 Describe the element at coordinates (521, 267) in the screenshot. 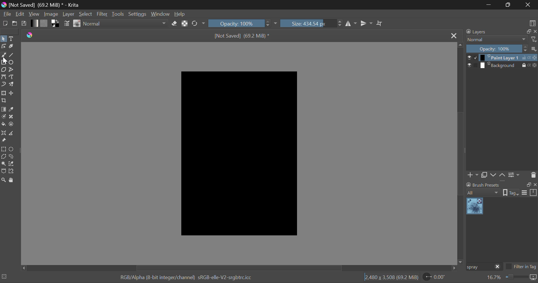

I see `Filter in Tag` at that location.